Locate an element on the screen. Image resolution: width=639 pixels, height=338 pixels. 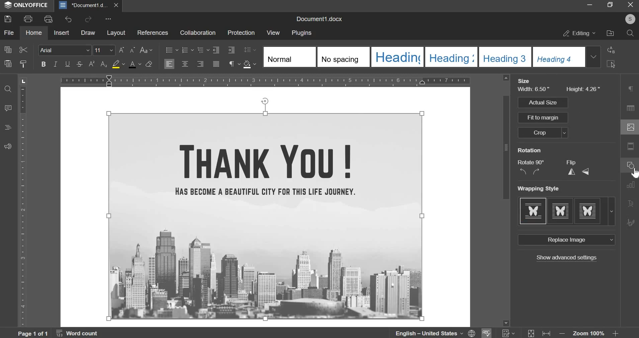
save is located at coordinates (8, 19).